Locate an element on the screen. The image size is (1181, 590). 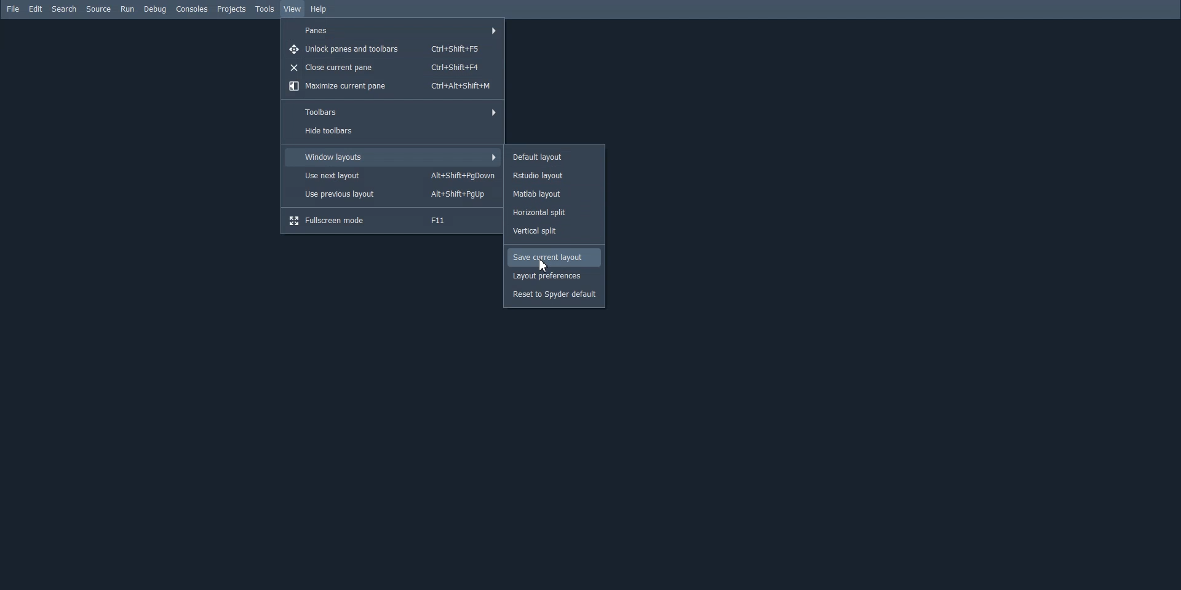
Use next layout is located at coordinates (393, 175).